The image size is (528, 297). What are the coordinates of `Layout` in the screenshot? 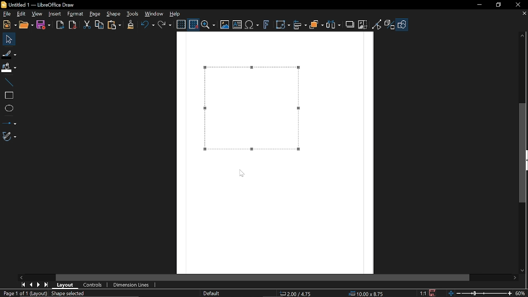 It's located at (67, 285).